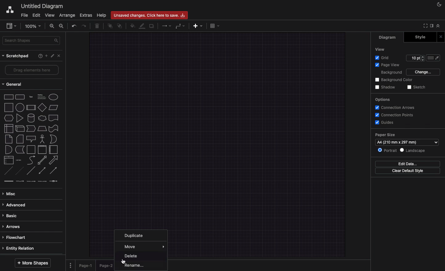 Image resolution: width=445 pixels, height=271 pixels. Describe the element at coordinates (380, 49) in the screenshot. I see `View` at that location.